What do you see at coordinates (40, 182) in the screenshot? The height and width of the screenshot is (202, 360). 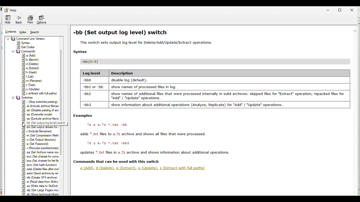 I see `§] «i (Read data from Stdin)` at bounding box center [40, 182].